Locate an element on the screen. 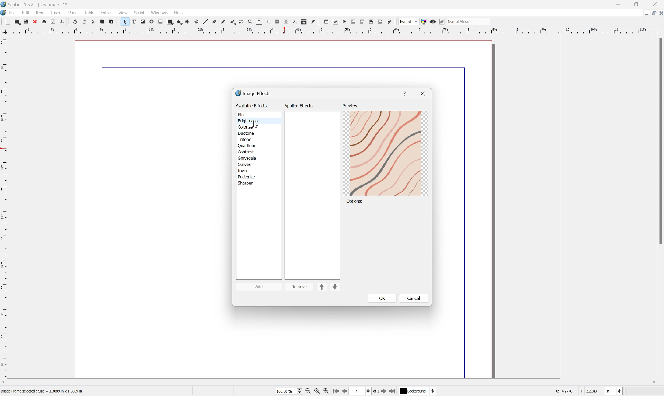 The image size is (664, 396). Table is located at coordinates (161, 22).